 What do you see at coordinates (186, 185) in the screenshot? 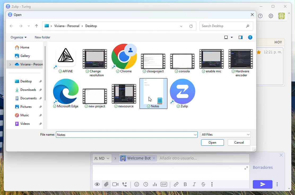
I see `bold` at bounding box center [186, 185].